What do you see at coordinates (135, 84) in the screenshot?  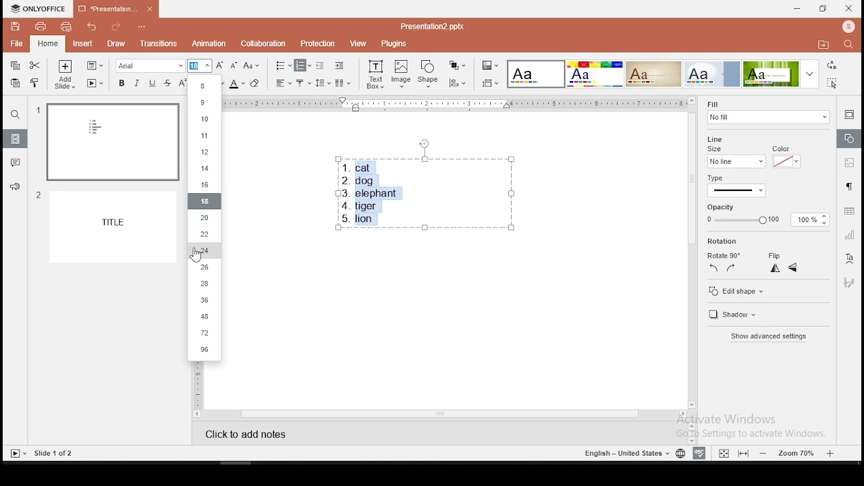 I see `italics` at bounding box center [135, 84].